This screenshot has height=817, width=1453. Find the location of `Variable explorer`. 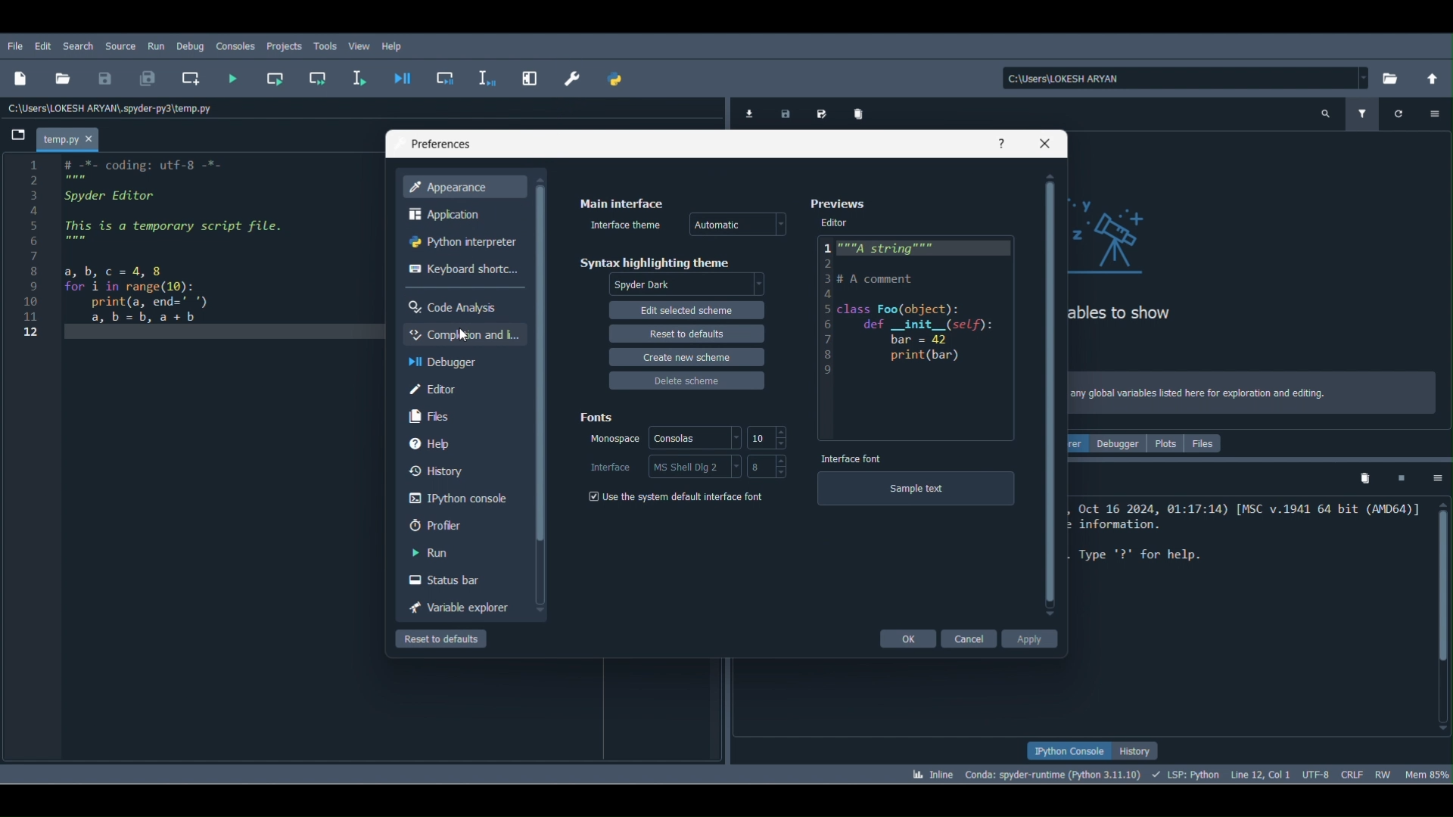

Variable explorer is located at coordinates (462, 607).